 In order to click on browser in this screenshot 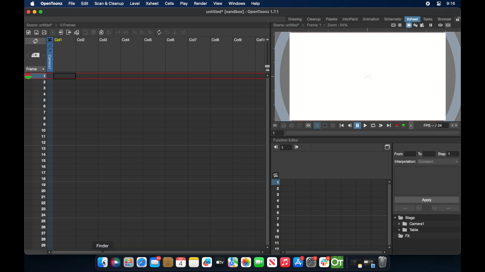, I will do `click(444, 19)`.